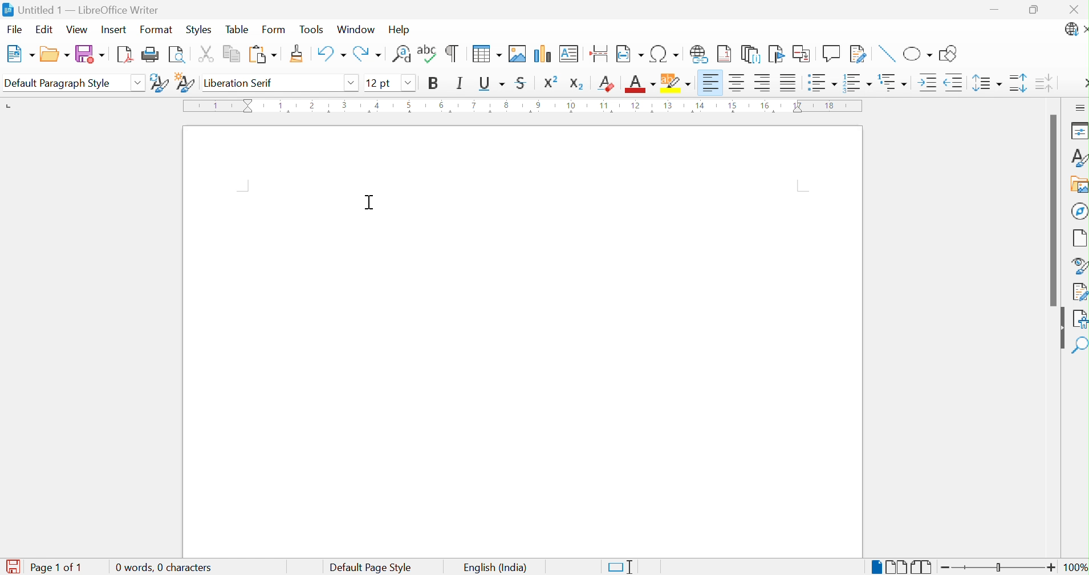  Describe the element at coordinates (1035, 10) in the screenshot. I see `Restore Down` at that location.